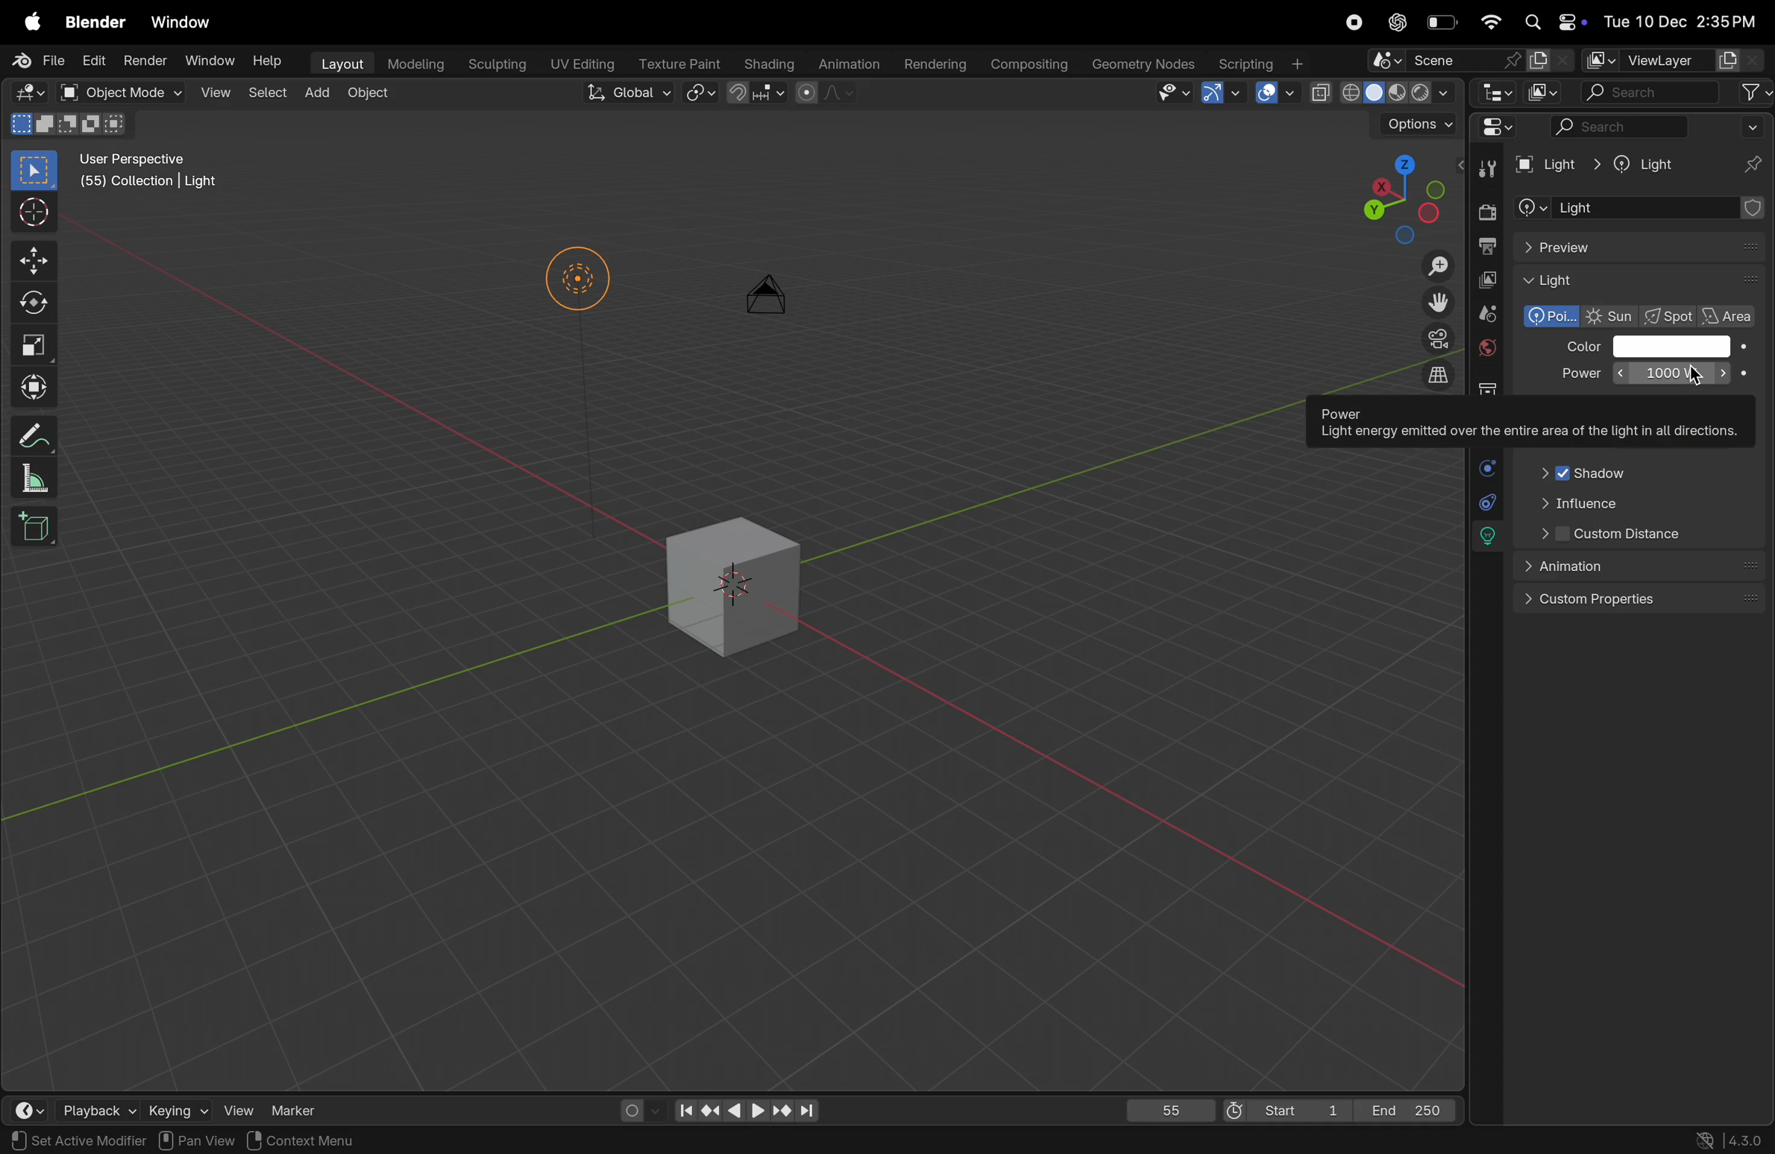  What do you see at coordinates (496, 62) in the screenshot?
I see `sculptiong` at bounding box center [496, 62].